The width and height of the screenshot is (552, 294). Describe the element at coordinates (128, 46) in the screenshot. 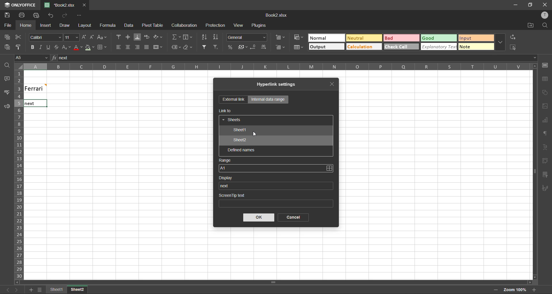

I see `align center` at that location.